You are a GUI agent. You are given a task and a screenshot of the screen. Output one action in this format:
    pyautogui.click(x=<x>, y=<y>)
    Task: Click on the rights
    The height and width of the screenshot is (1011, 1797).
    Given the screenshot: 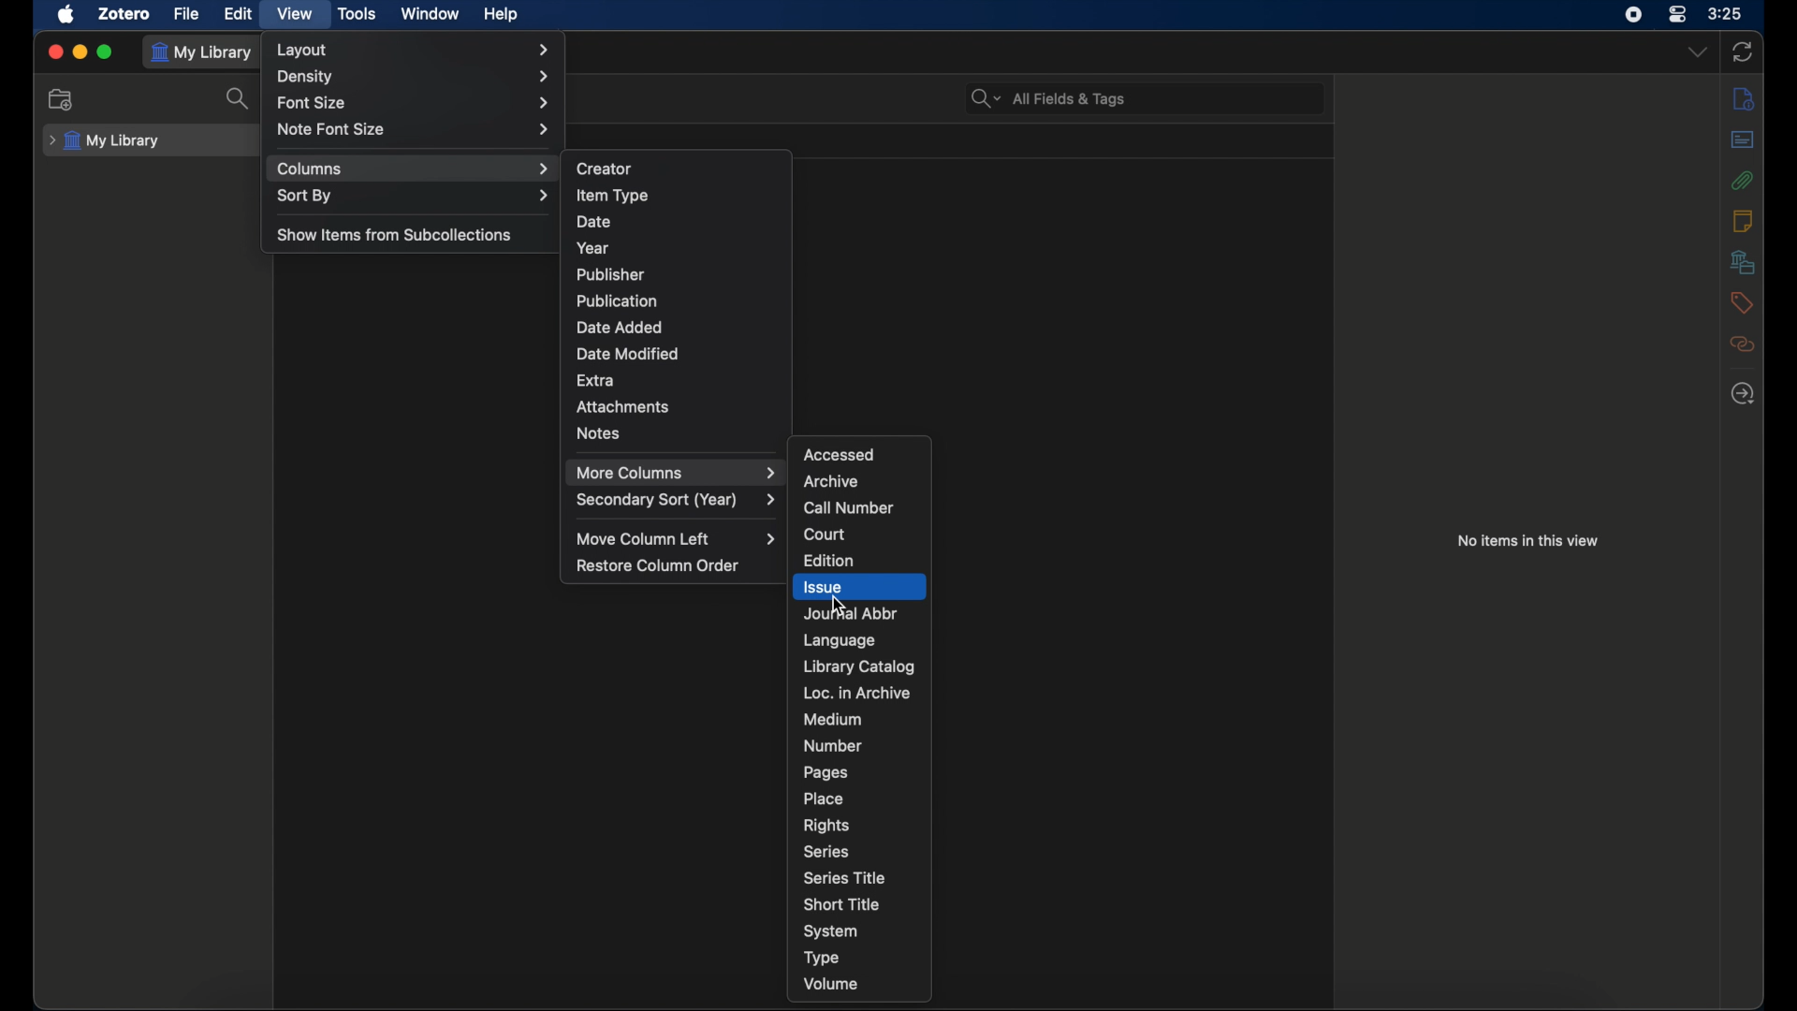 What is the action you would take?
    pyautogui.click(x=825, y=825)
    